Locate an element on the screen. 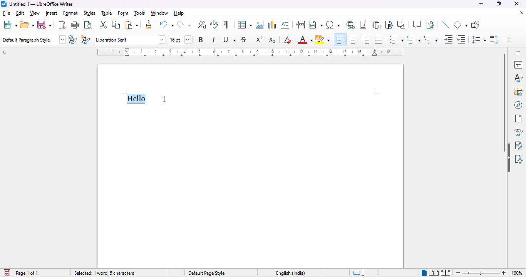  undo is located at coordinates (166, 25).